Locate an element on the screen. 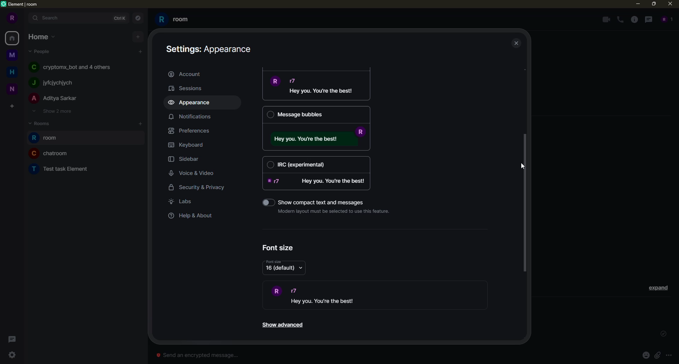  rooms is located at coordinates (42, 123).